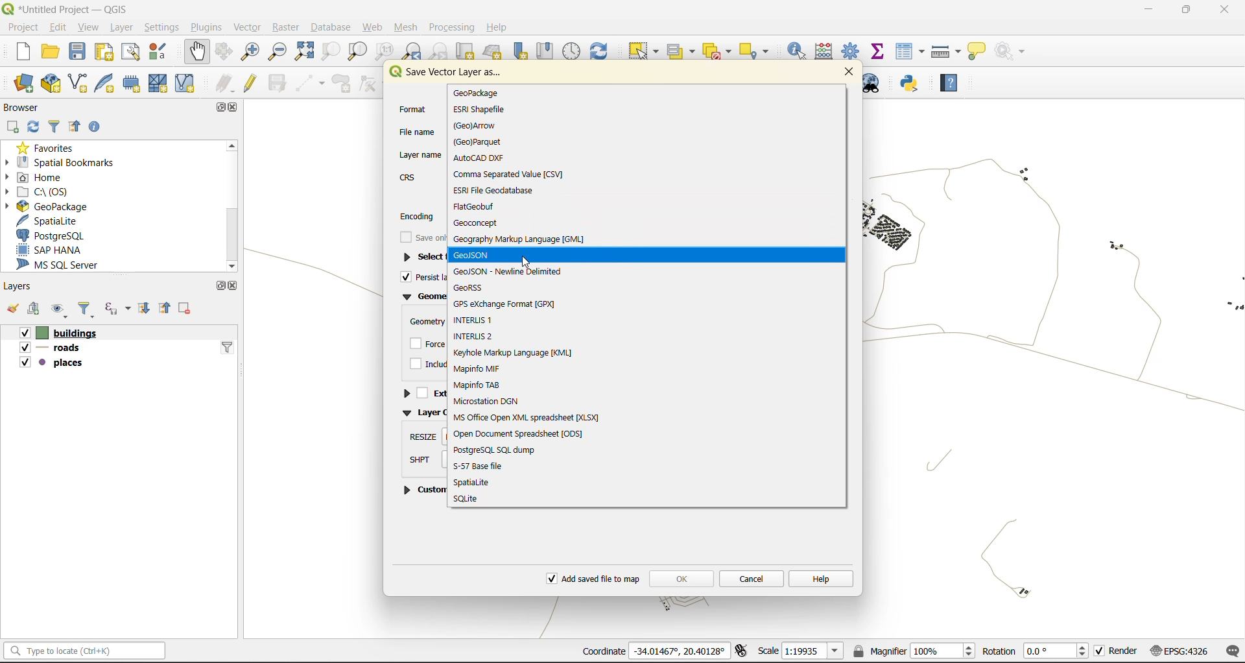 The width and height of the screenshot is (1245, 663). What do you see at coordinates (976, 53) in the screenshot?
I see `show tips` at bounding box center [976, 53].